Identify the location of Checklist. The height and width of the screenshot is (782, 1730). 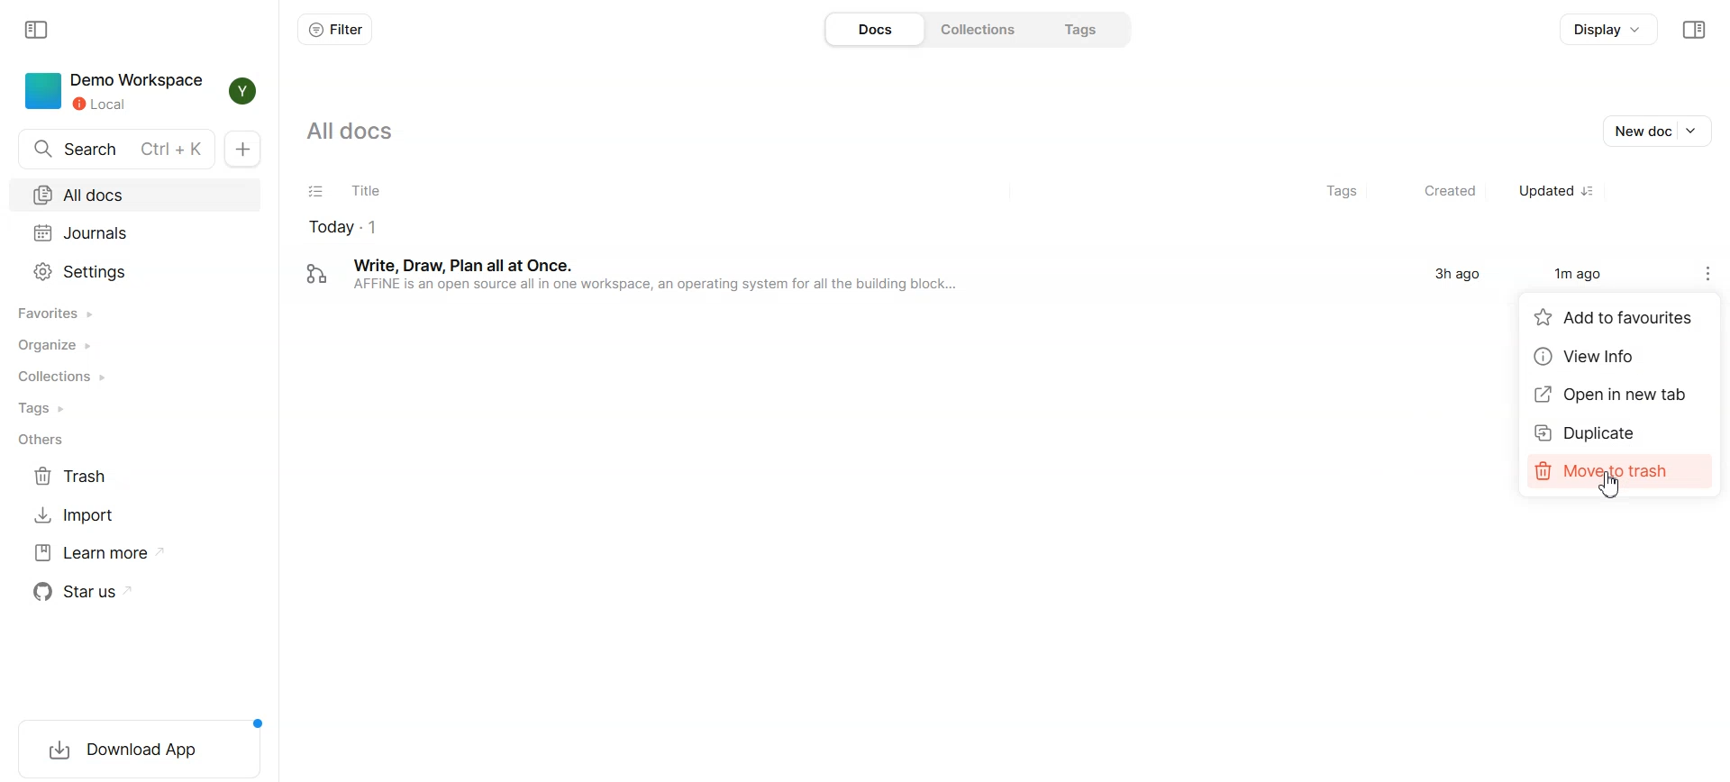
(314, 192).